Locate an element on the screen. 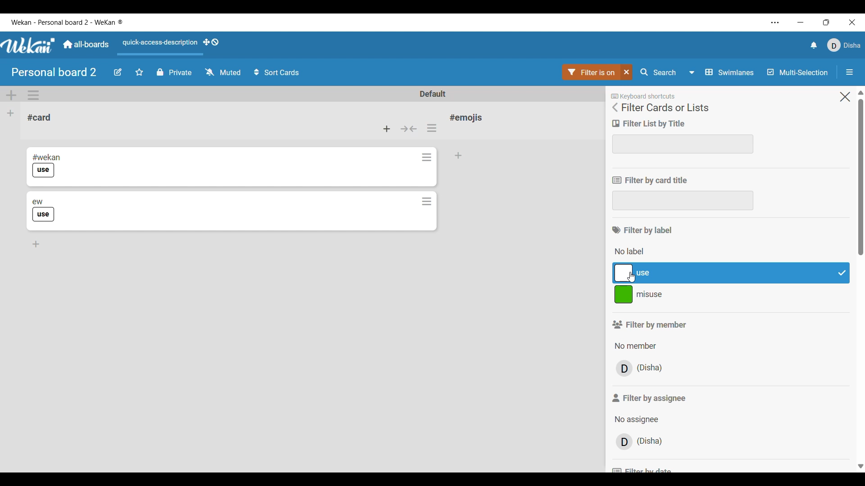 Image resolution: width=865 pixels, height=486 pixels. Close filter is located at coordinates (626, 72).